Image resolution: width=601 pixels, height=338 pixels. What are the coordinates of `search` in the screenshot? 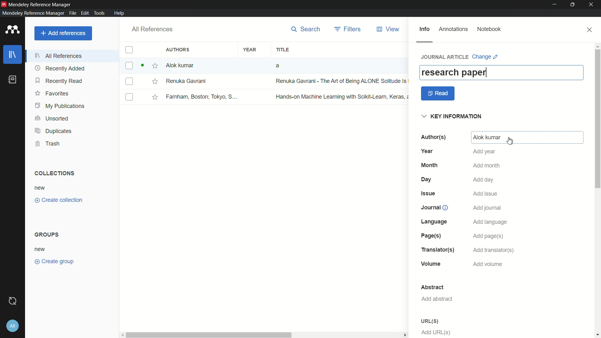 It's located at (306, 29).